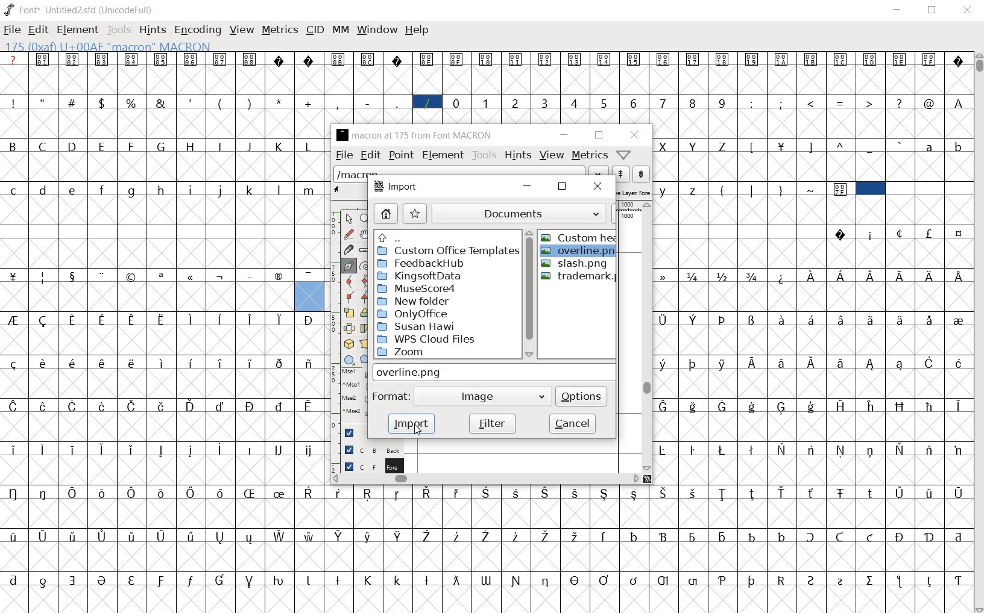 The height and width of the screenshot is (613, 984). Describe the element at coordinates (104, 406) in the screenshot. I see `Symbol` at that location.